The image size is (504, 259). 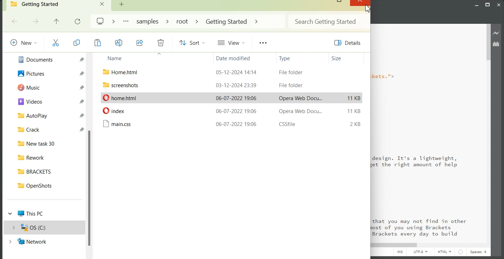 I want to click on Search Bar, so click(x=328, y=21).